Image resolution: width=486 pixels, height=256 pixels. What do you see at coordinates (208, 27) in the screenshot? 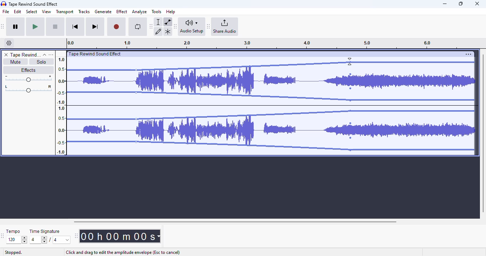
I see `Move audacity share audio toolbar` at bounding box center [208, 27].